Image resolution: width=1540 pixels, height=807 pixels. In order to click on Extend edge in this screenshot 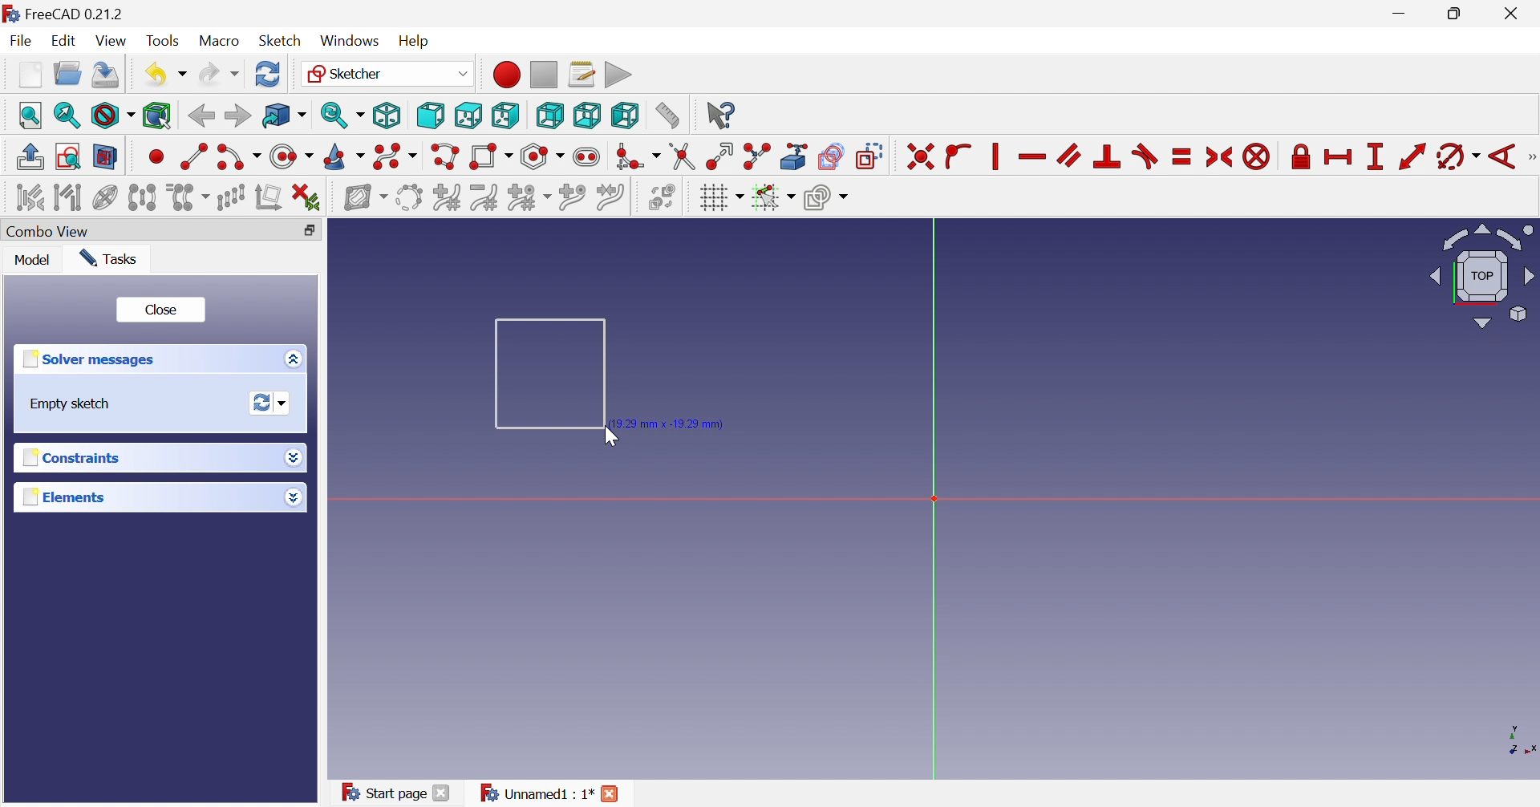, I will do `click(719, 156)`.